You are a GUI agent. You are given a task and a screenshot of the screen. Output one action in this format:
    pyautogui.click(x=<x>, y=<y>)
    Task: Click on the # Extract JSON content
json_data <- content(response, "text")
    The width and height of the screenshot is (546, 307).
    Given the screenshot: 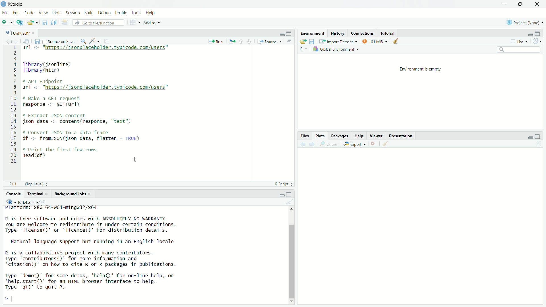 What is the action you would take?
    pyautogui.click(x=78, y=118)
    